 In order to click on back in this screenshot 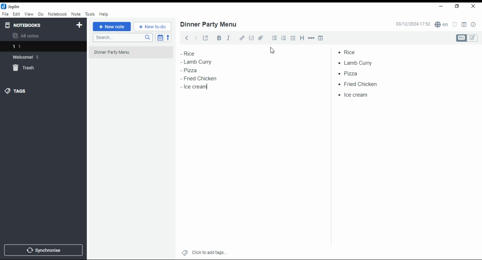, I will do `click(185, 37)`.